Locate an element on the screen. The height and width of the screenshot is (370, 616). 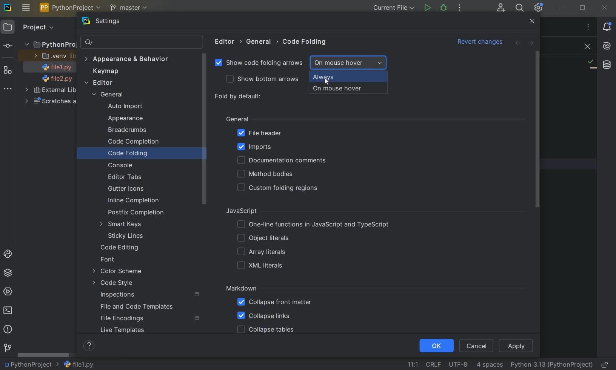
SEARCH SETTINGS is located at coordinates (141, 43).